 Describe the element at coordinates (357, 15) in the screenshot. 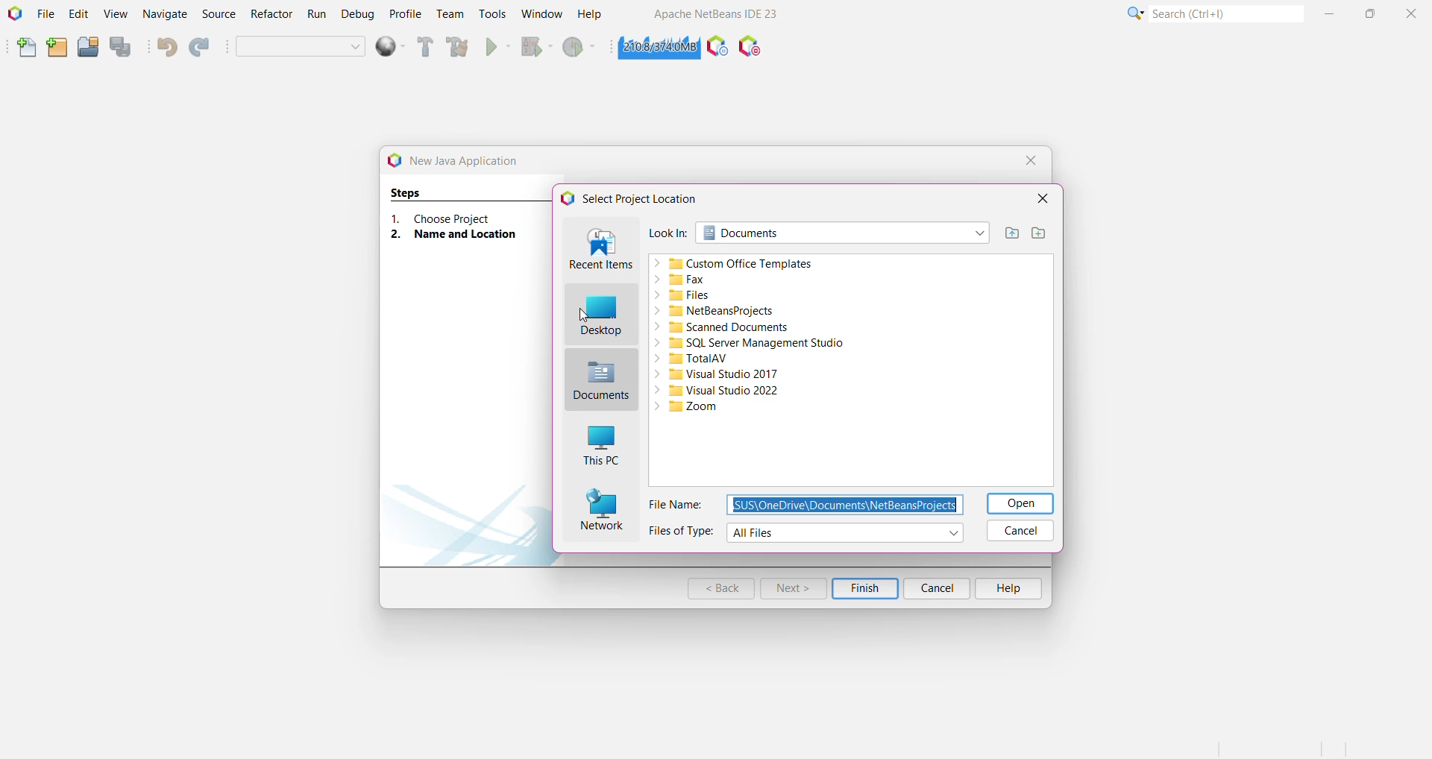

I see `Debug` at that location.